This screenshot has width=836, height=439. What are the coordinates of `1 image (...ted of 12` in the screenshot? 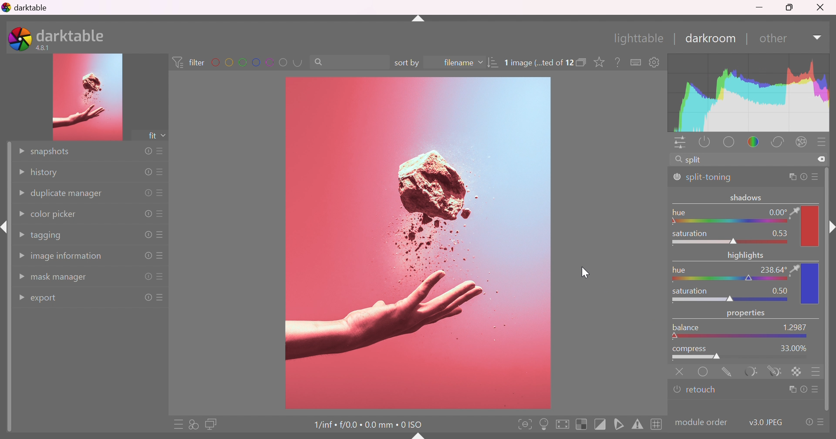 It's located at (539, 63).